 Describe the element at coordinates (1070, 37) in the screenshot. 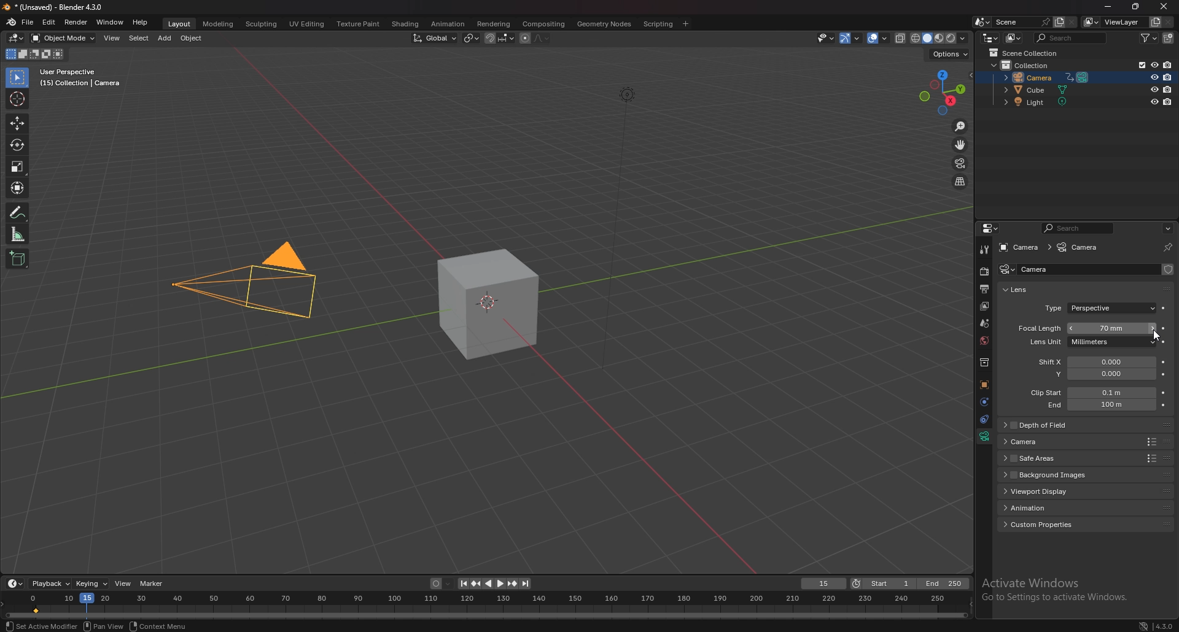

I see `search` at that location.